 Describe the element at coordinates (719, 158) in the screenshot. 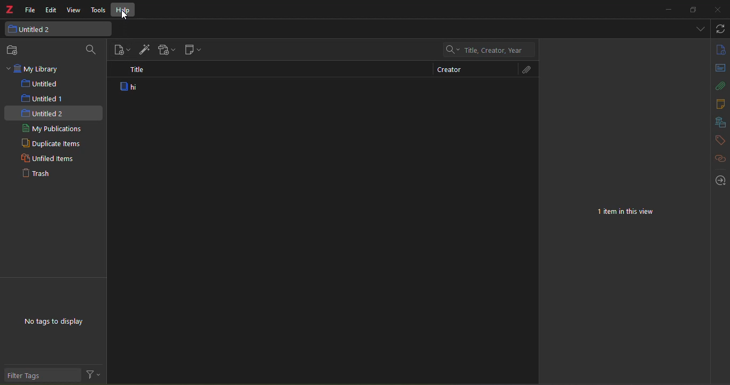

I see `related` at that location.